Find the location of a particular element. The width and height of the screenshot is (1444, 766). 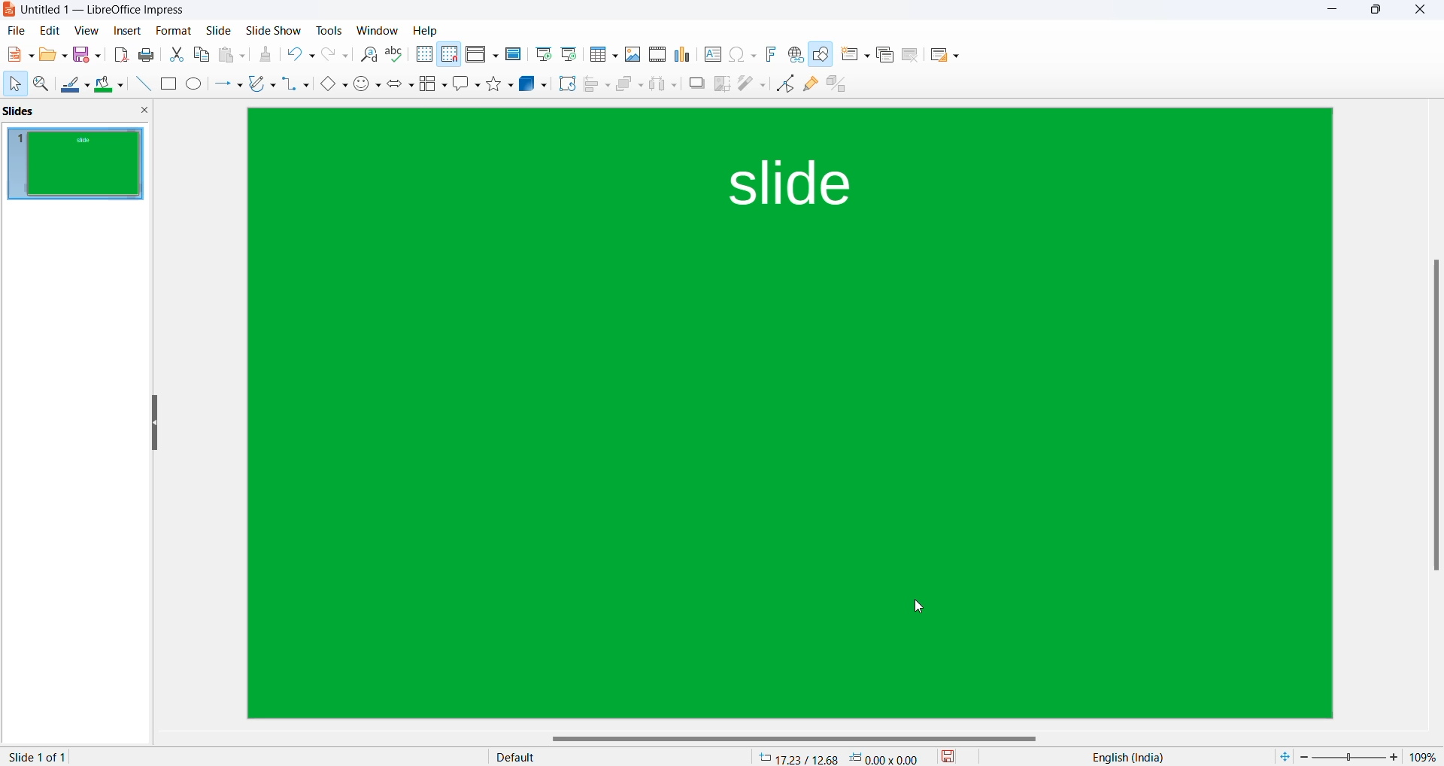

insert charts  is located at coordinates (684, 54).